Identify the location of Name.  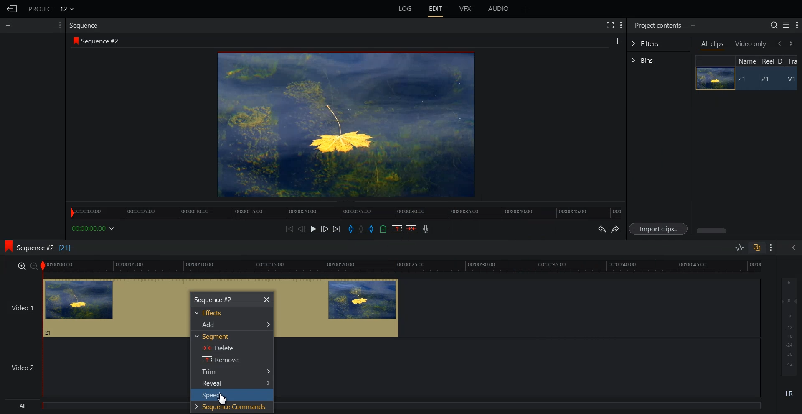
(746, 61).